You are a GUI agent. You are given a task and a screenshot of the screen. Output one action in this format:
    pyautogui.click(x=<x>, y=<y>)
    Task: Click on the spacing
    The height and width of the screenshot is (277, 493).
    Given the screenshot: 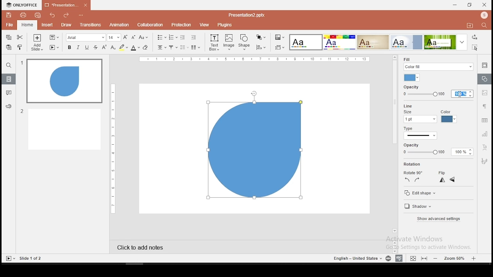 What is the action you would take?
    pyautogui.click(x=184, y=47)
    